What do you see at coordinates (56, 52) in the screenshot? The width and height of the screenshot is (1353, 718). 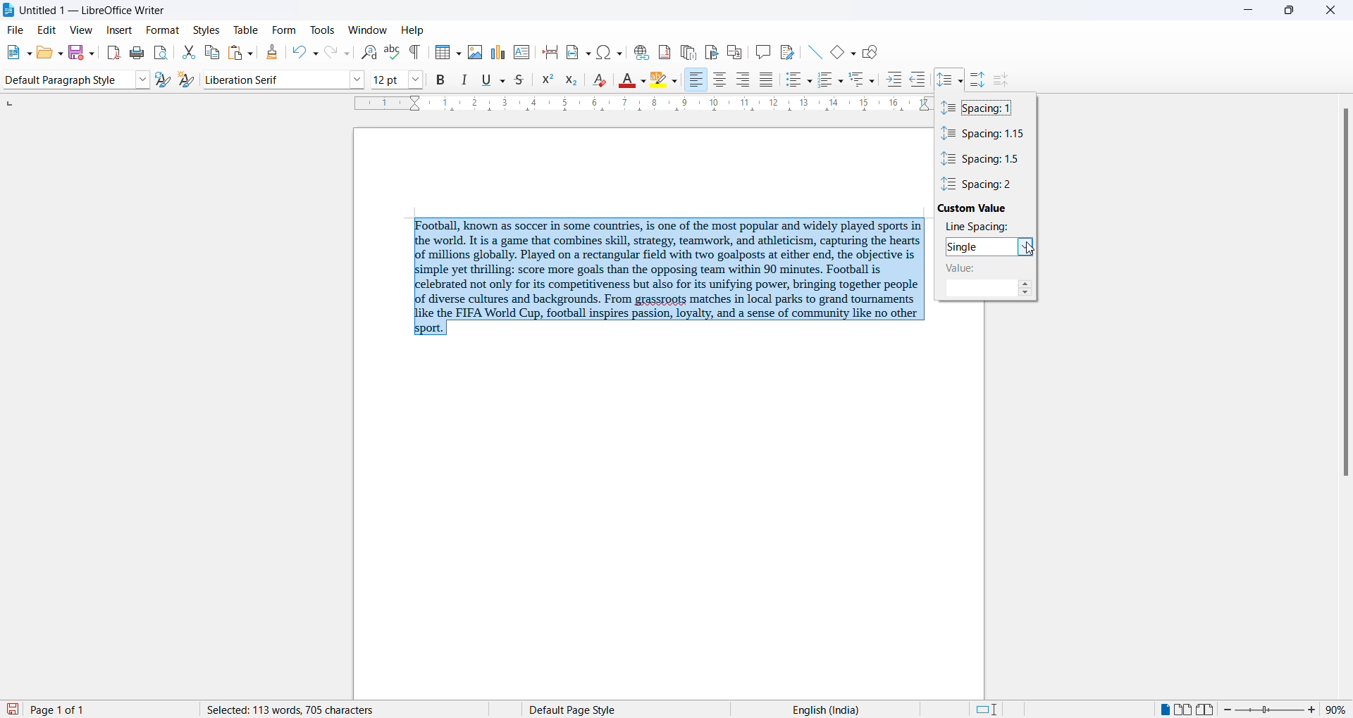 I see `open options` at bounding box center [56, 52].